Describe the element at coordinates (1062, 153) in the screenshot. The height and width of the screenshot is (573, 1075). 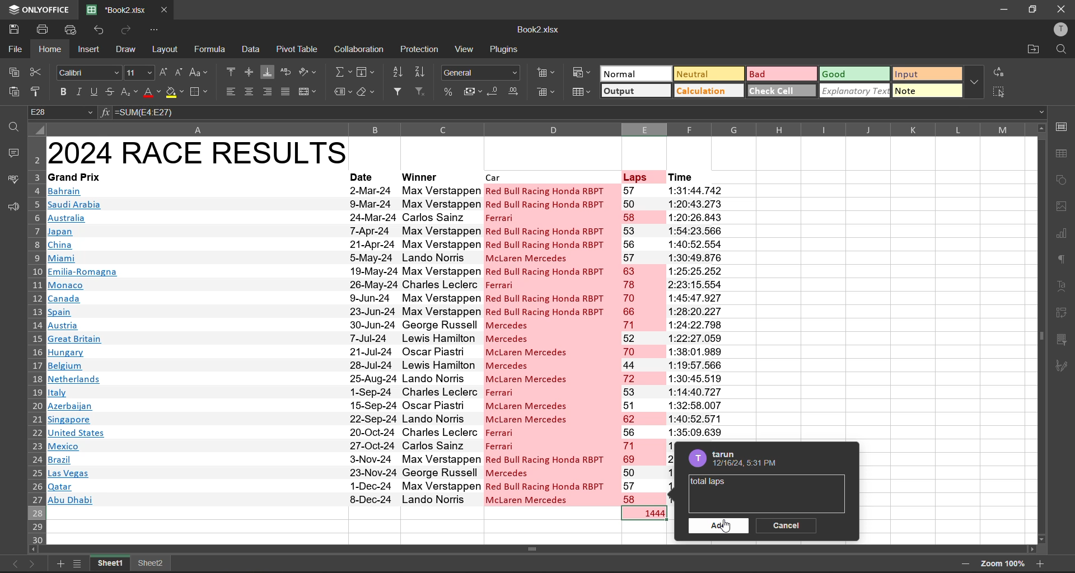
I see `table` at that location.